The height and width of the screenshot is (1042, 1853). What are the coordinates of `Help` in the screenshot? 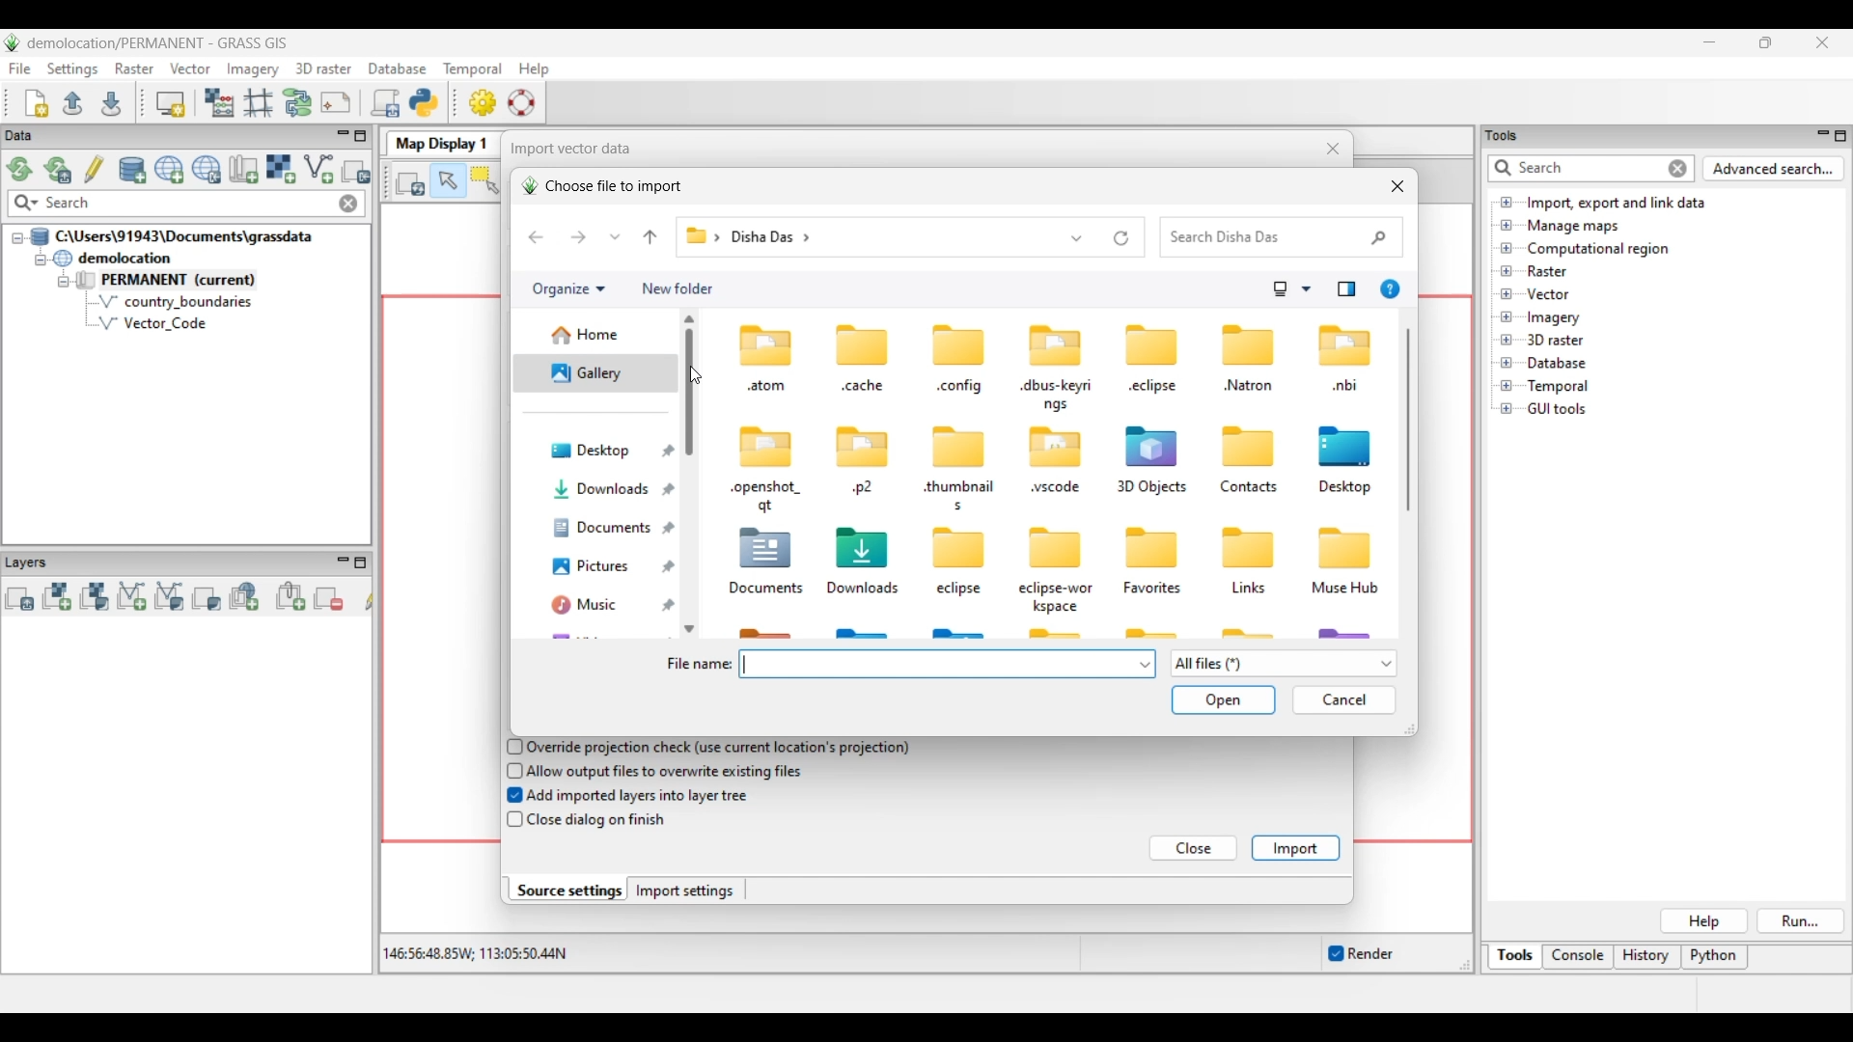 It's located at (1703, 921).